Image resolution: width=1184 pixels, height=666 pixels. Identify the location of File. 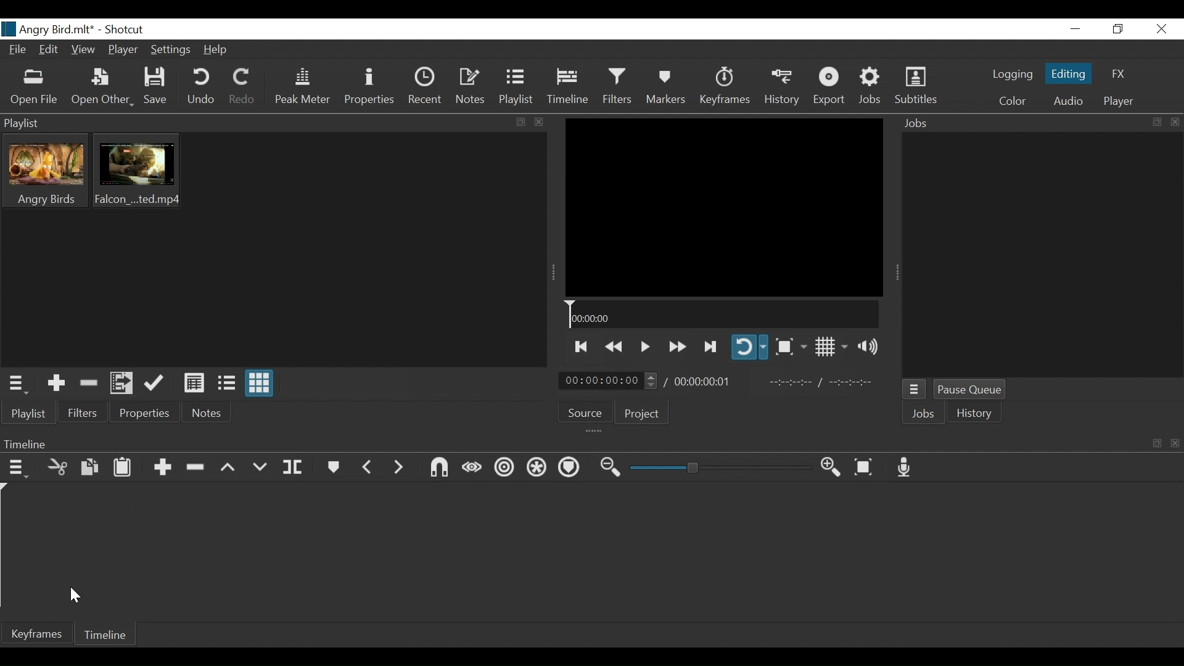
(17, 48).